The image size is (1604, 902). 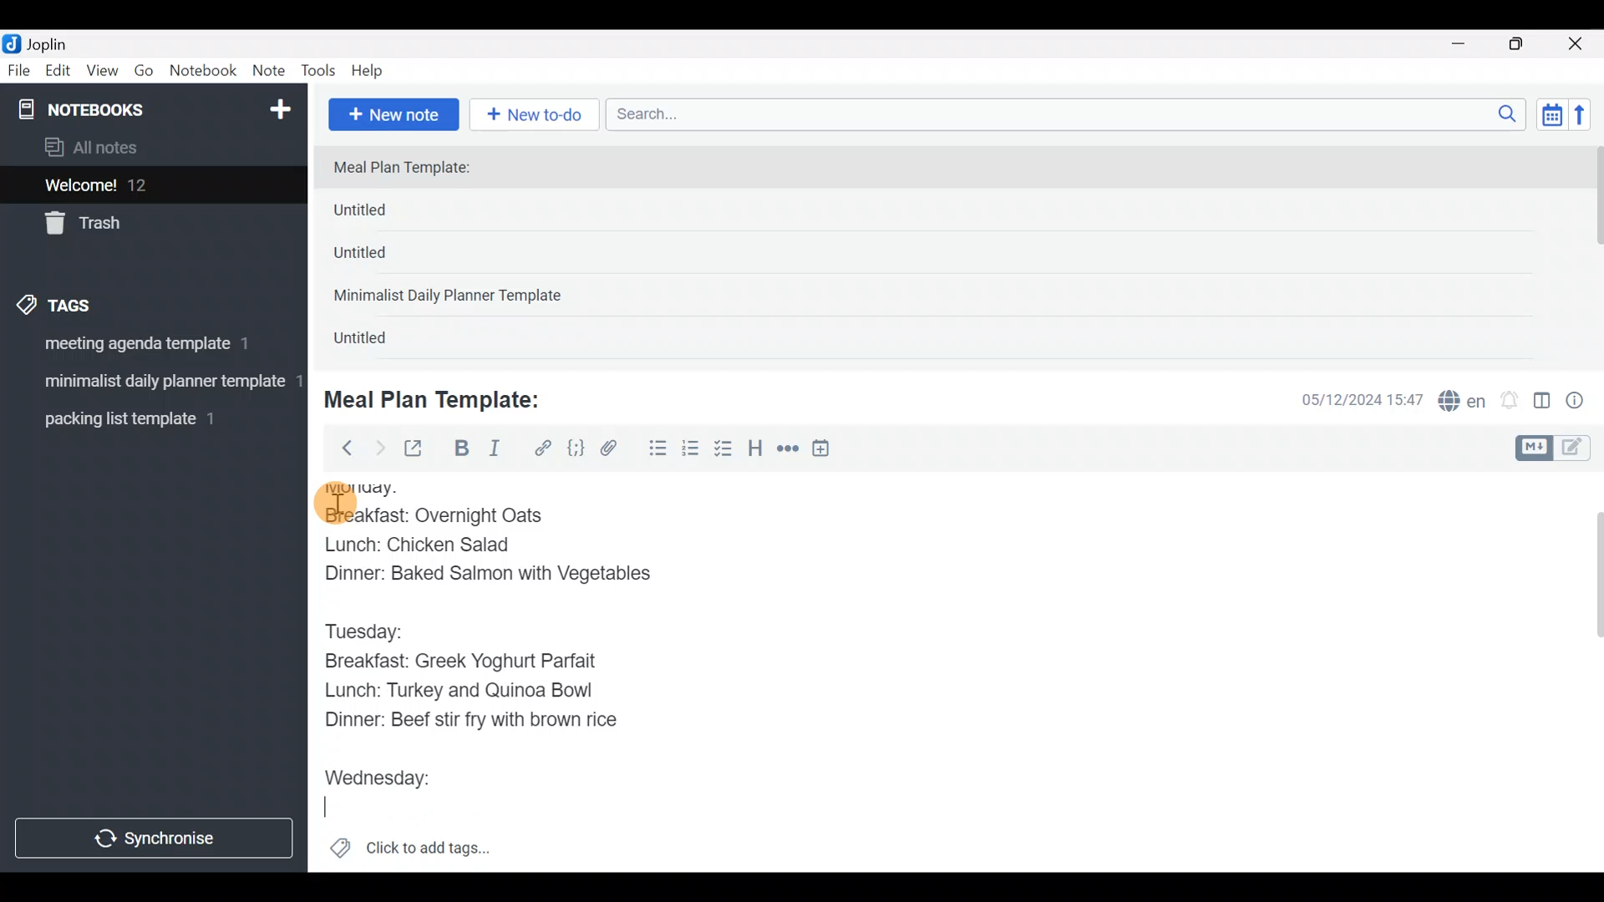 I want to click on Dinner: Baked Salmon with Vegetables, so click(x=486, y=575).